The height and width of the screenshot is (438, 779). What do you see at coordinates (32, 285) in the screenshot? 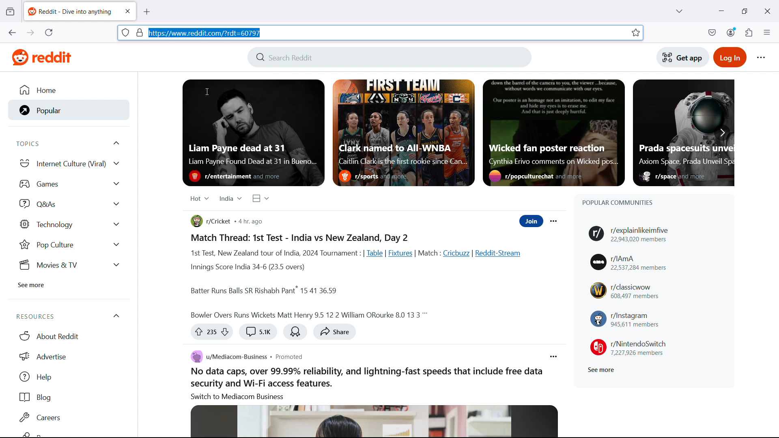
I see `See more` at bounding box center [32, 285].